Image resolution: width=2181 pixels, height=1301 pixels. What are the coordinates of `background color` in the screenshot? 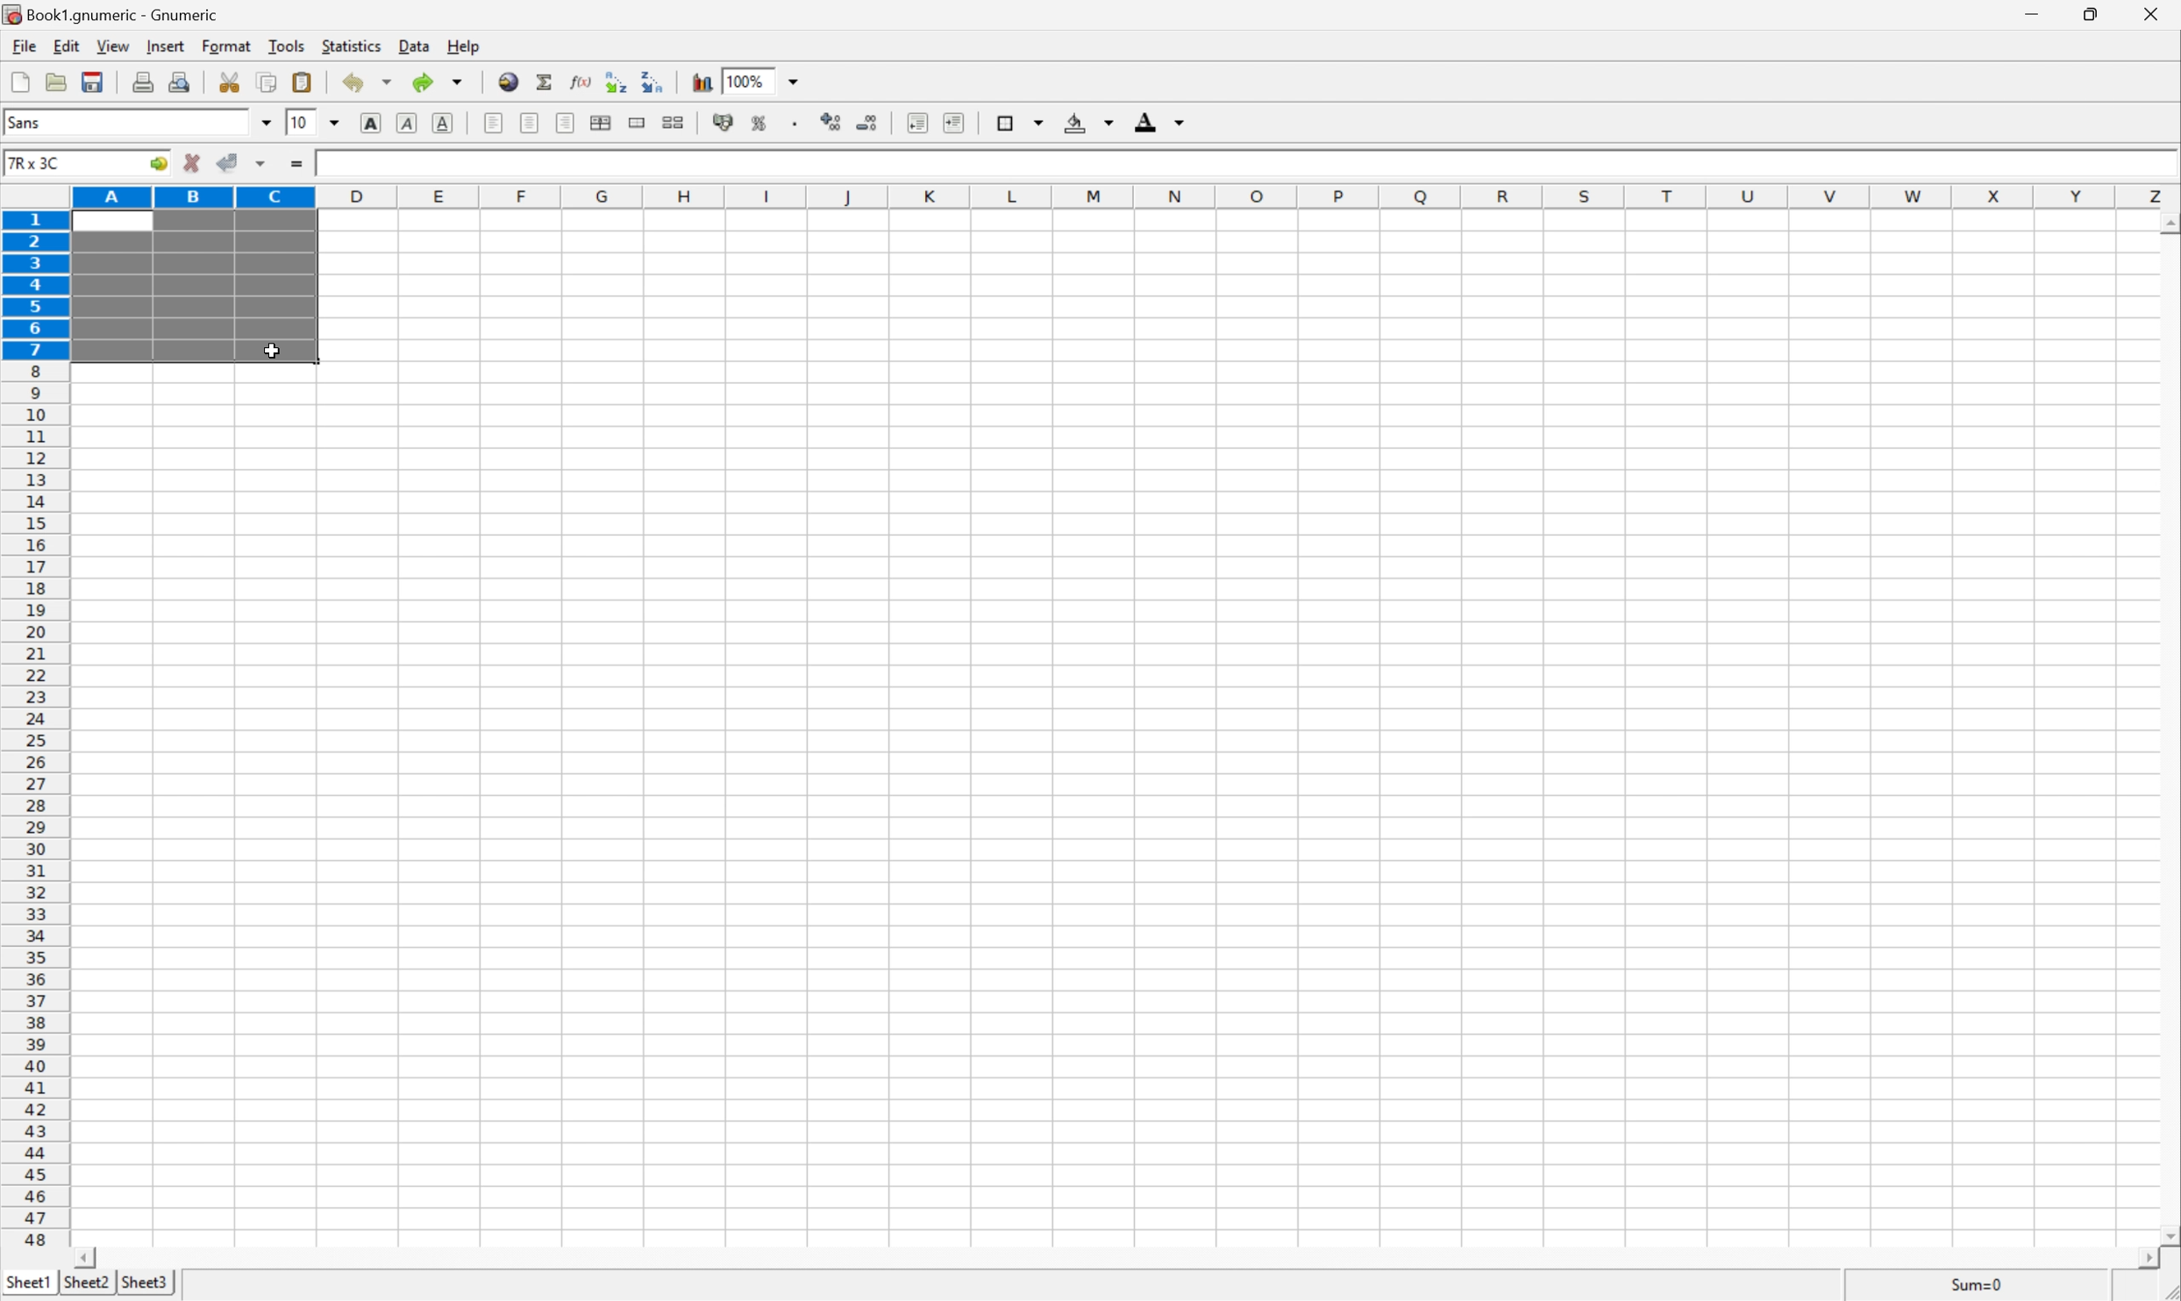 It's located at (1091, 121).